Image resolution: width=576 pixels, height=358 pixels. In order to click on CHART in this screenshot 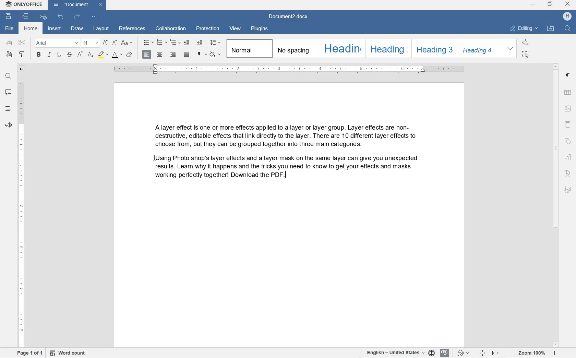, I will do `click(568, 157)`.